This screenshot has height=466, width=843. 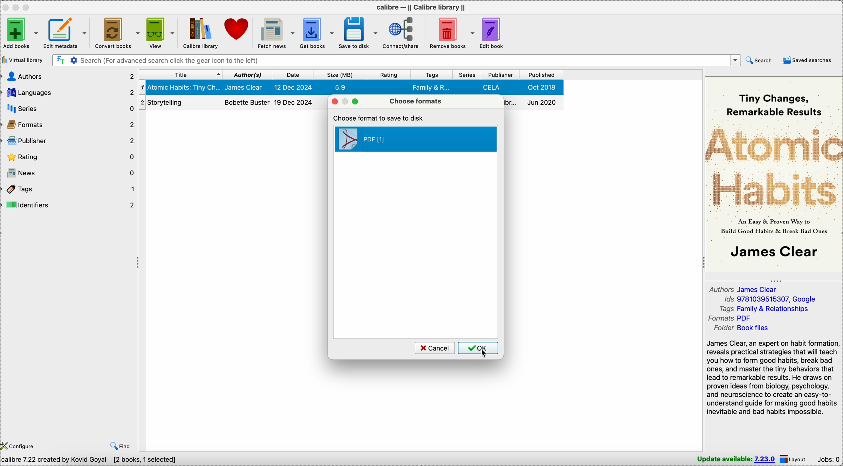 What do you see at coordinates (347, 102) in the screenshot?
I see `disable minimize popup` at bounding box center [347, 102].